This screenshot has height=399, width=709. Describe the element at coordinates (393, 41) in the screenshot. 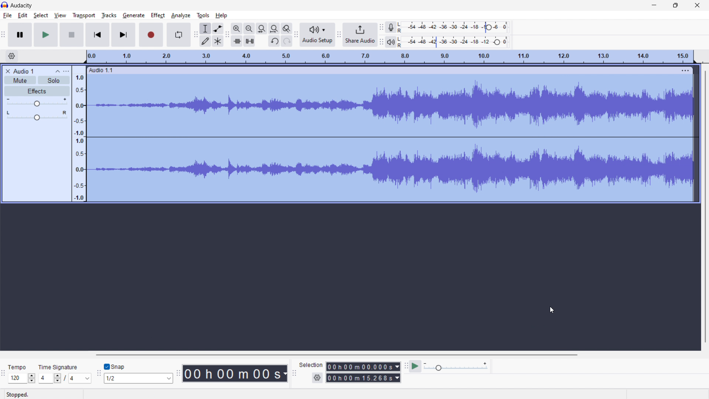

I see `playback meter` at that location.